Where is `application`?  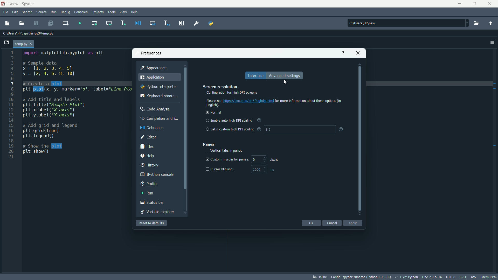
application is located at coordinates (152, 77).